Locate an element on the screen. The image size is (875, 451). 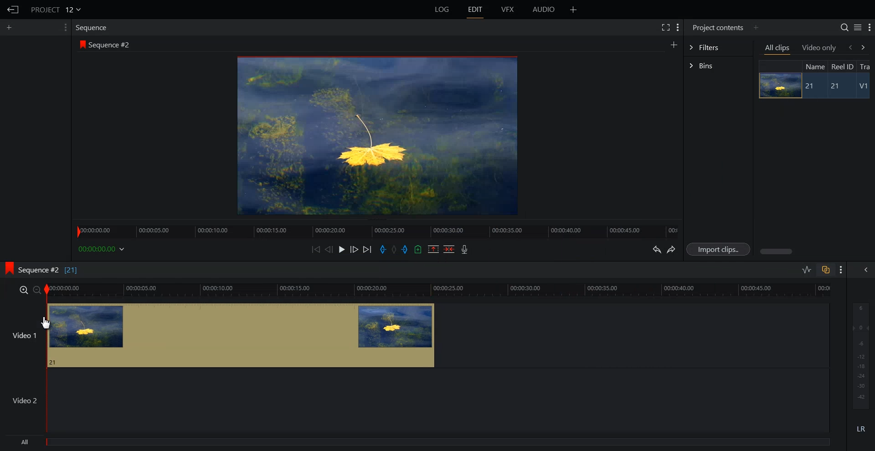
Record Audio is located at coordinates (463, 249).